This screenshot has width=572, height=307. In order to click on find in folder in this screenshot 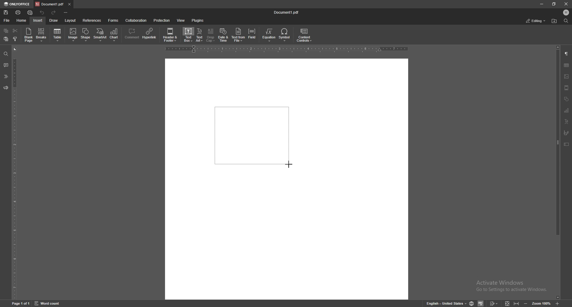, I will do `click(554, 21)`.